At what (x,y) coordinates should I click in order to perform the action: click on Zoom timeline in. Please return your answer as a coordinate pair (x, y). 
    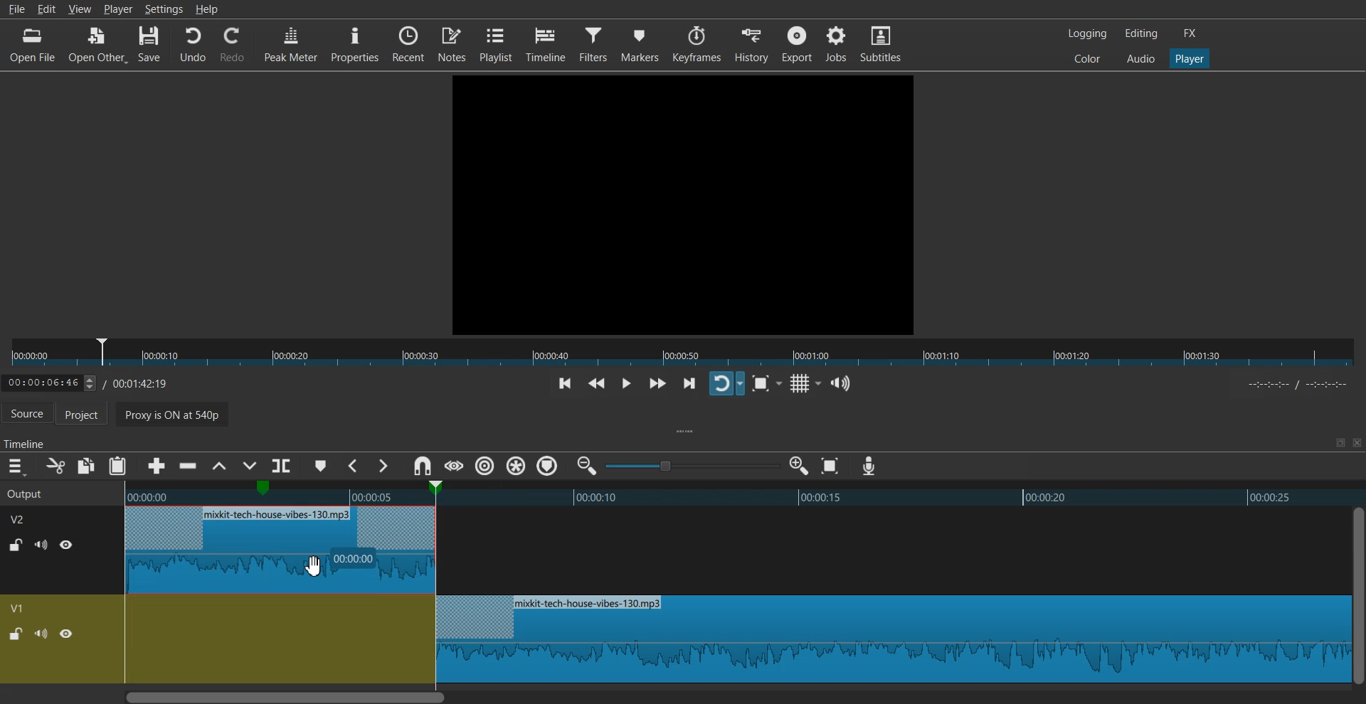
    Looking at the image, I should click on (798, 466).